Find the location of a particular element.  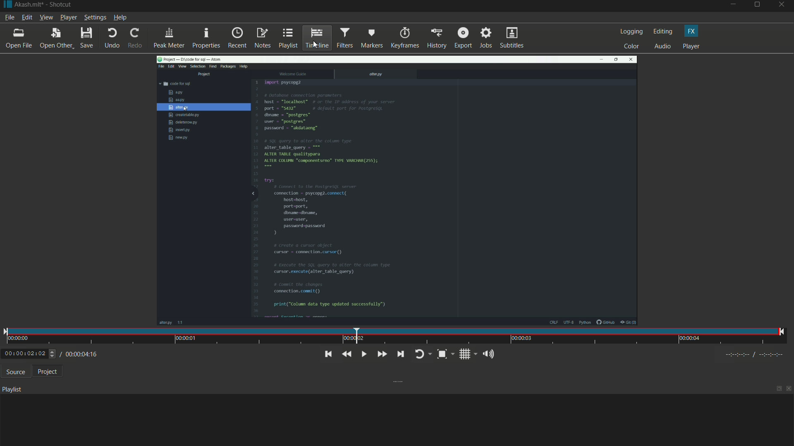

player menu is located at coordinates (69, 17).